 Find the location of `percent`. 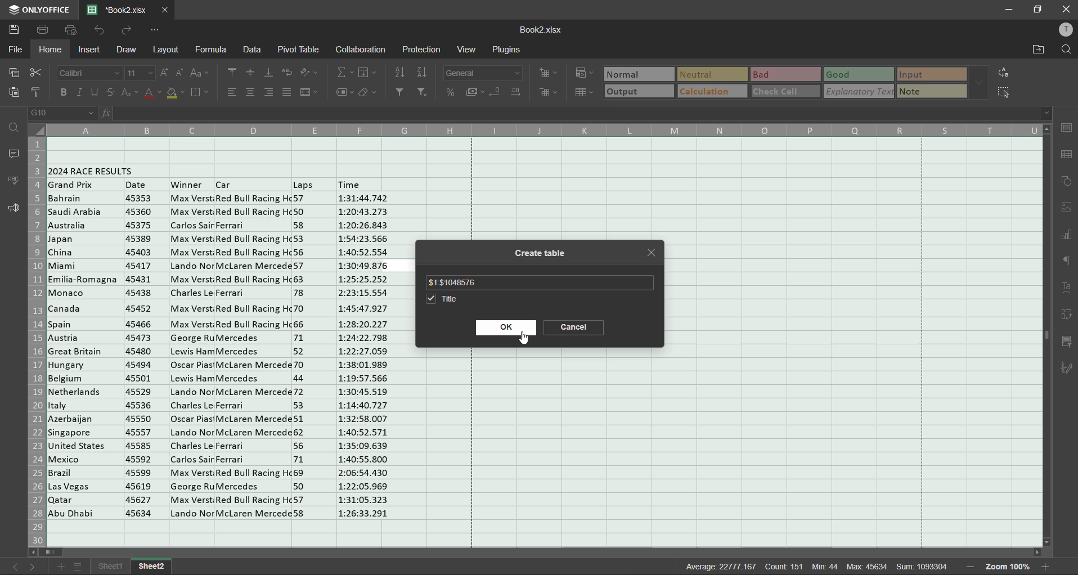

percent is located at coordinates (452, 92).